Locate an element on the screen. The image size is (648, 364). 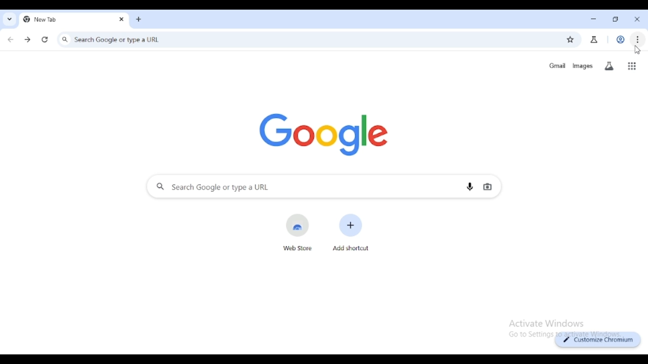
images is located at coordinates (582, 66).